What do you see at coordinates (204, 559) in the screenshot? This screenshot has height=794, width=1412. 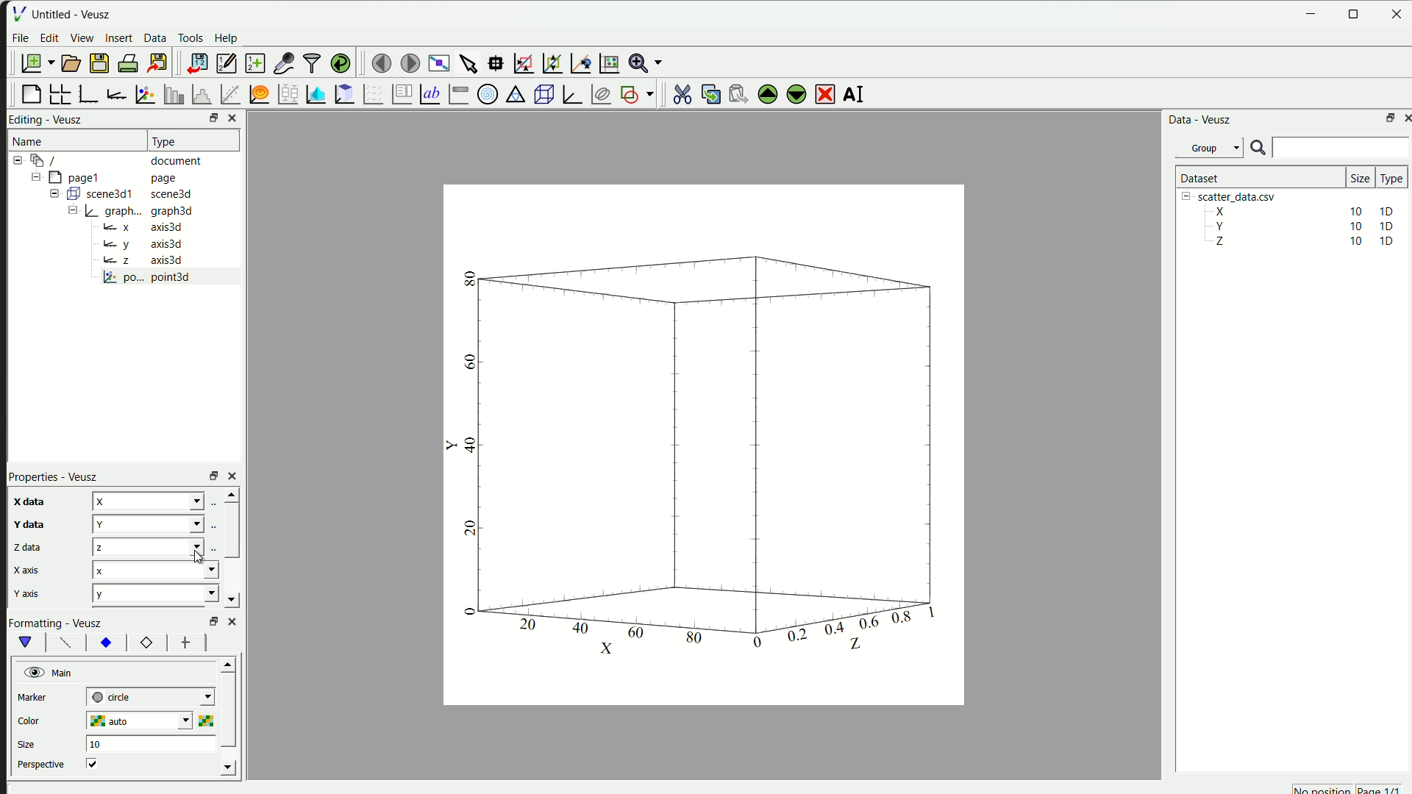 I see `cursor` at bounding box center [204, 559].